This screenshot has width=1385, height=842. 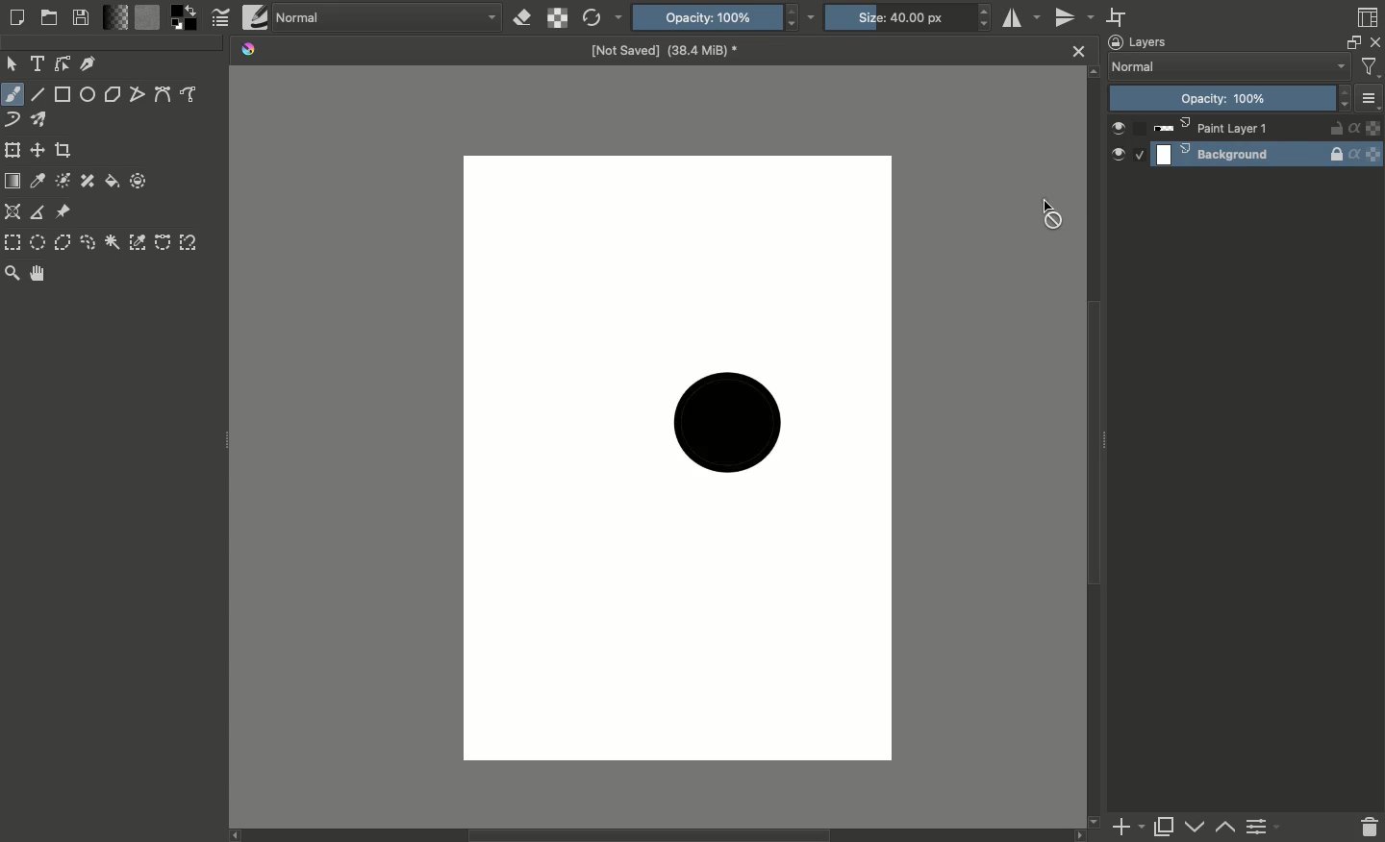 What do you see at coordinates (713, 18) in the screenshot?
I see `Opacity` at bounding box center [713, 18].